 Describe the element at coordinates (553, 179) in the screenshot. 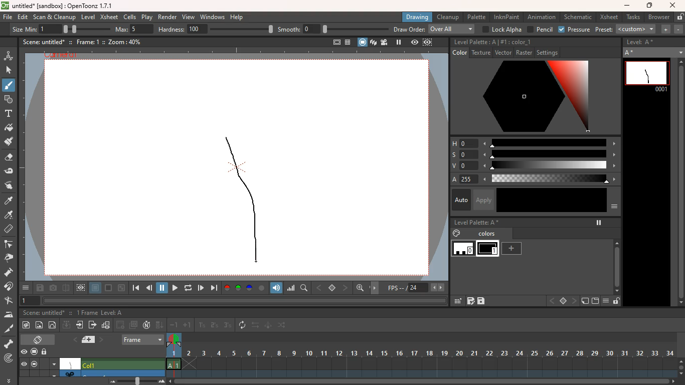

I see `scale` at that location.